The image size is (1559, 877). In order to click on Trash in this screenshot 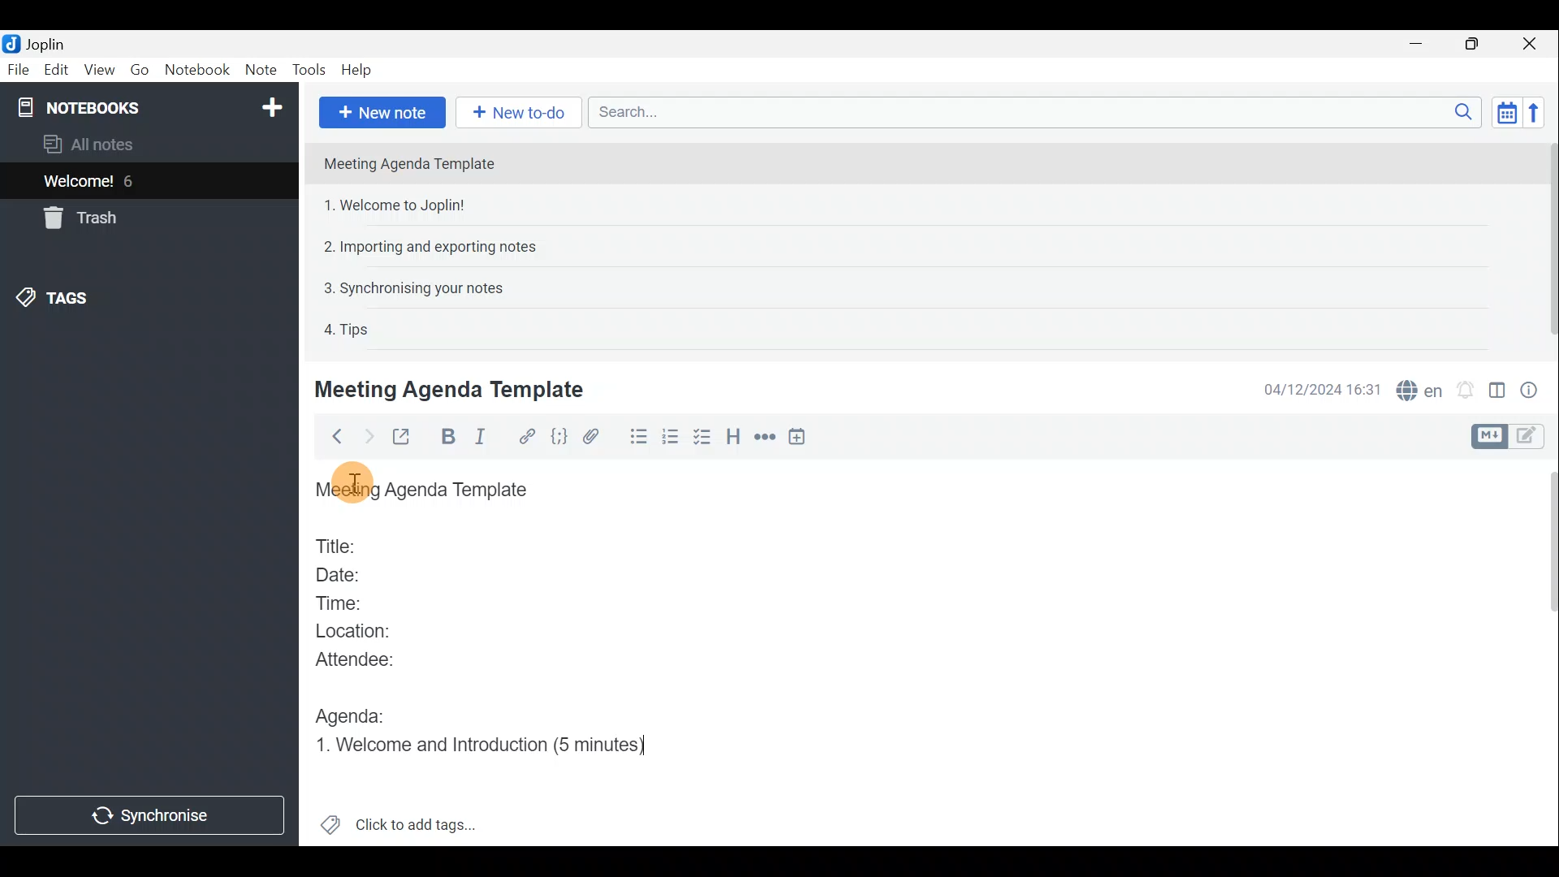, I will do `click(77, 218)`.